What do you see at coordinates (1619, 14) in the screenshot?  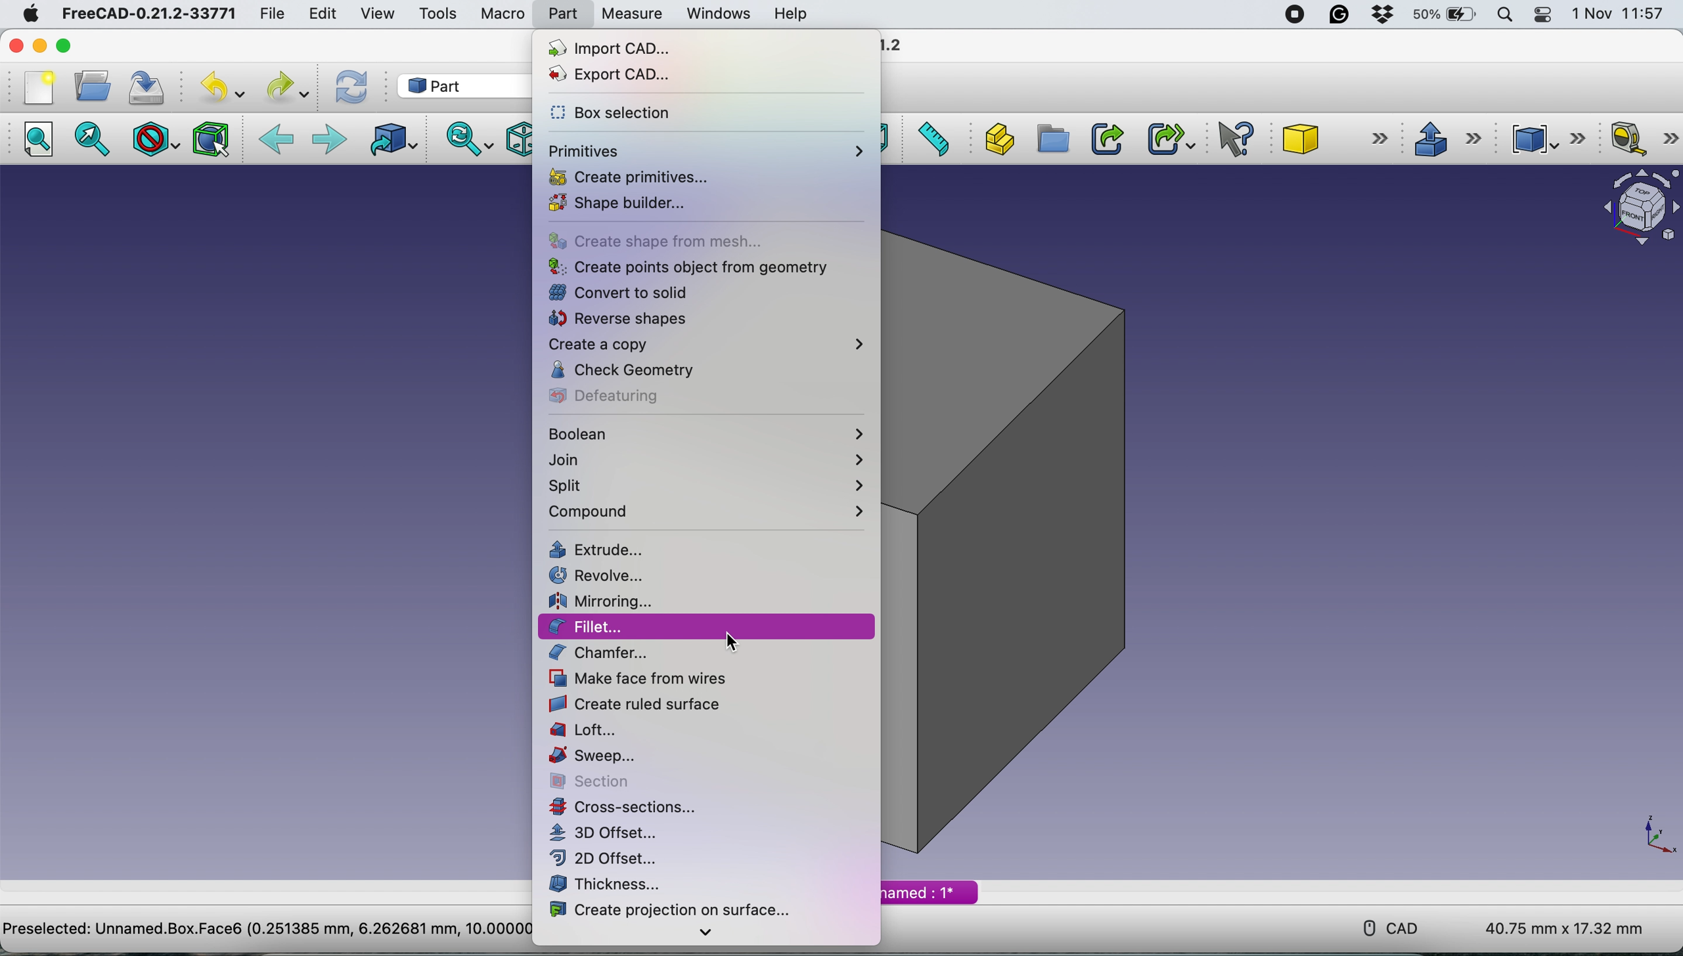 I see `date and time` at bounding box center [1619, 14].